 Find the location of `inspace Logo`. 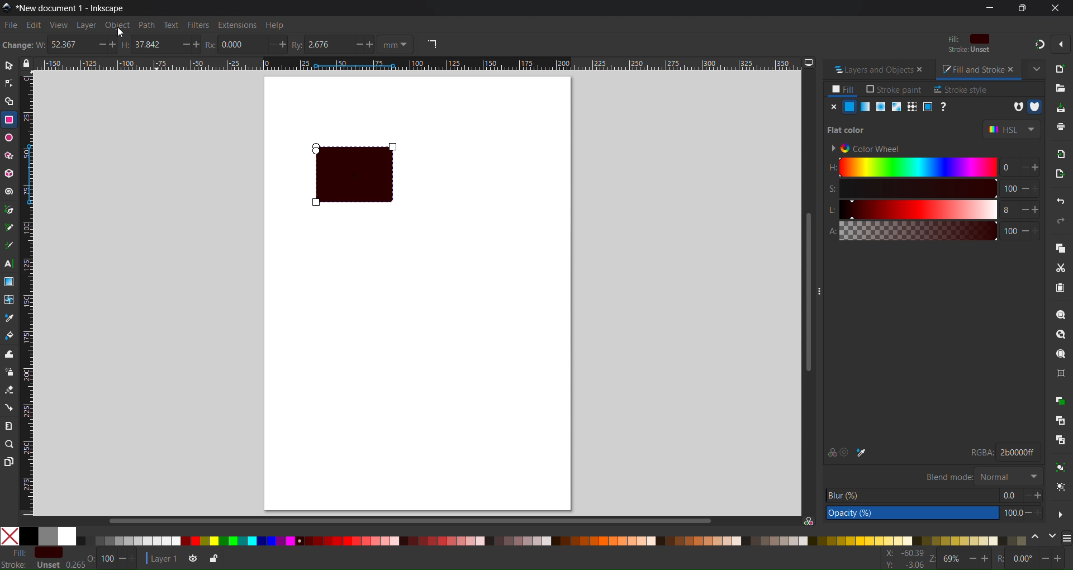

inspace Logo is located at coordinates (7, 7).